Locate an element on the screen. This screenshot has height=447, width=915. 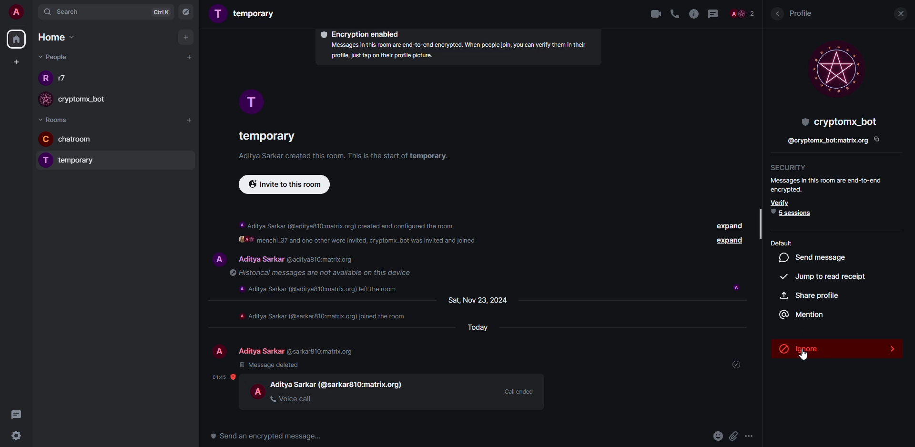
home is located at coordinates (55, 36).